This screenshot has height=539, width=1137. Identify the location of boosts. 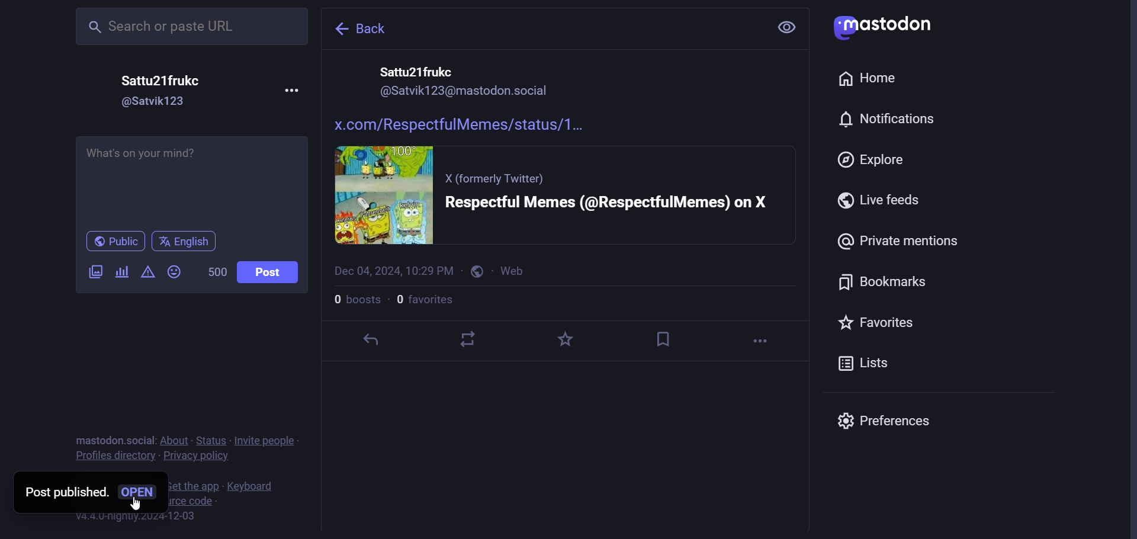
(351, 300).